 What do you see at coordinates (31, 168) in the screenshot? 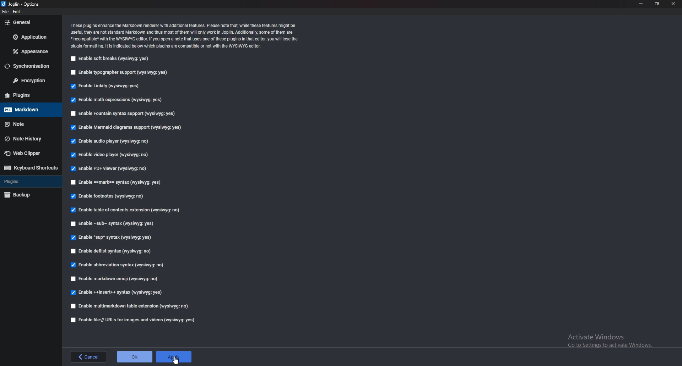
I see `Keyboard shortcuts` at bounding box center [31, 168].